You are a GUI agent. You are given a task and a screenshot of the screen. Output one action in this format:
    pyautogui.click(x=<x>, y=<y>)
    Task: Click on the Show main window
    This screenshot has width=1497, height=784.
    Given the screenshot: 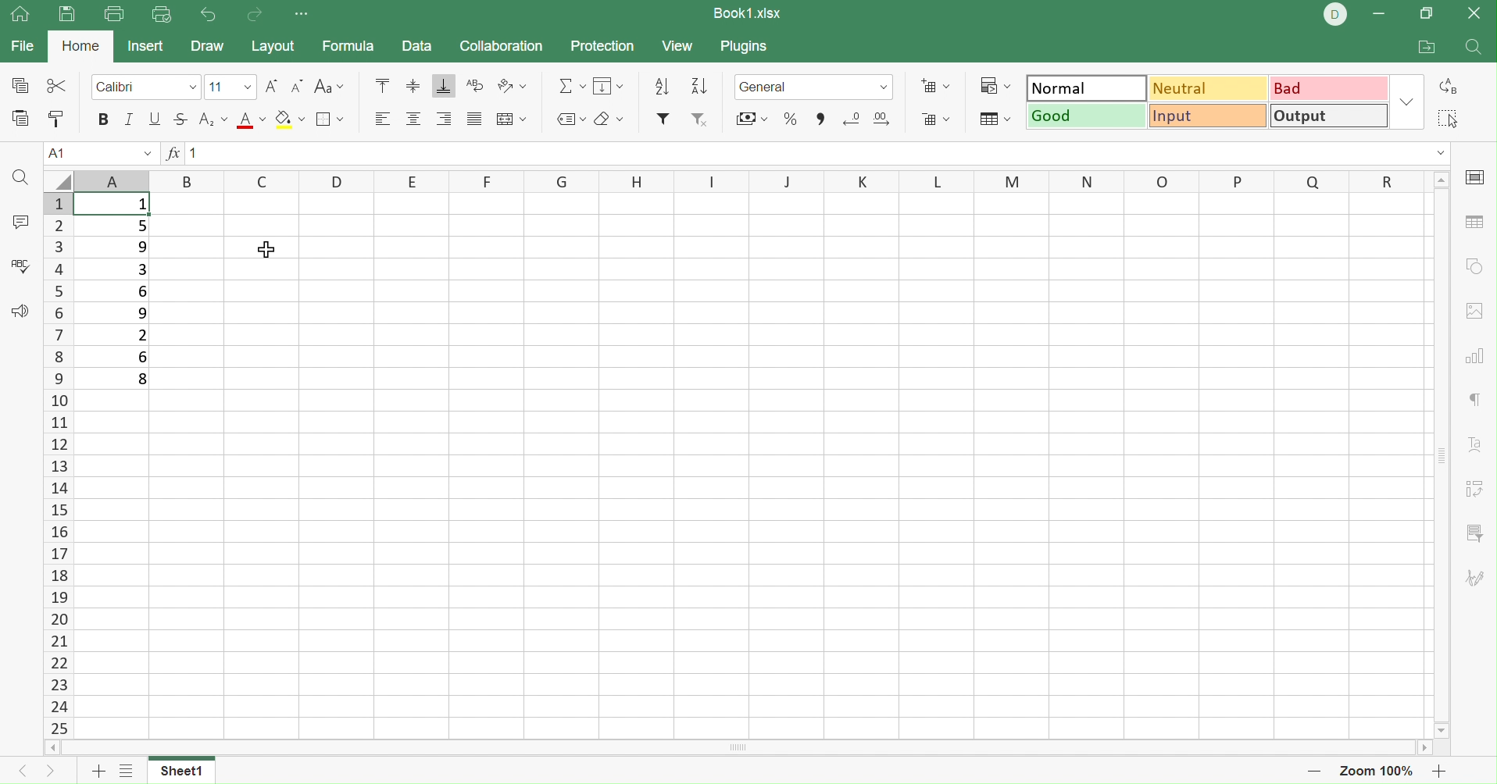 What is the action you would take?
    pyautogui.click(x=19, y=15)
    